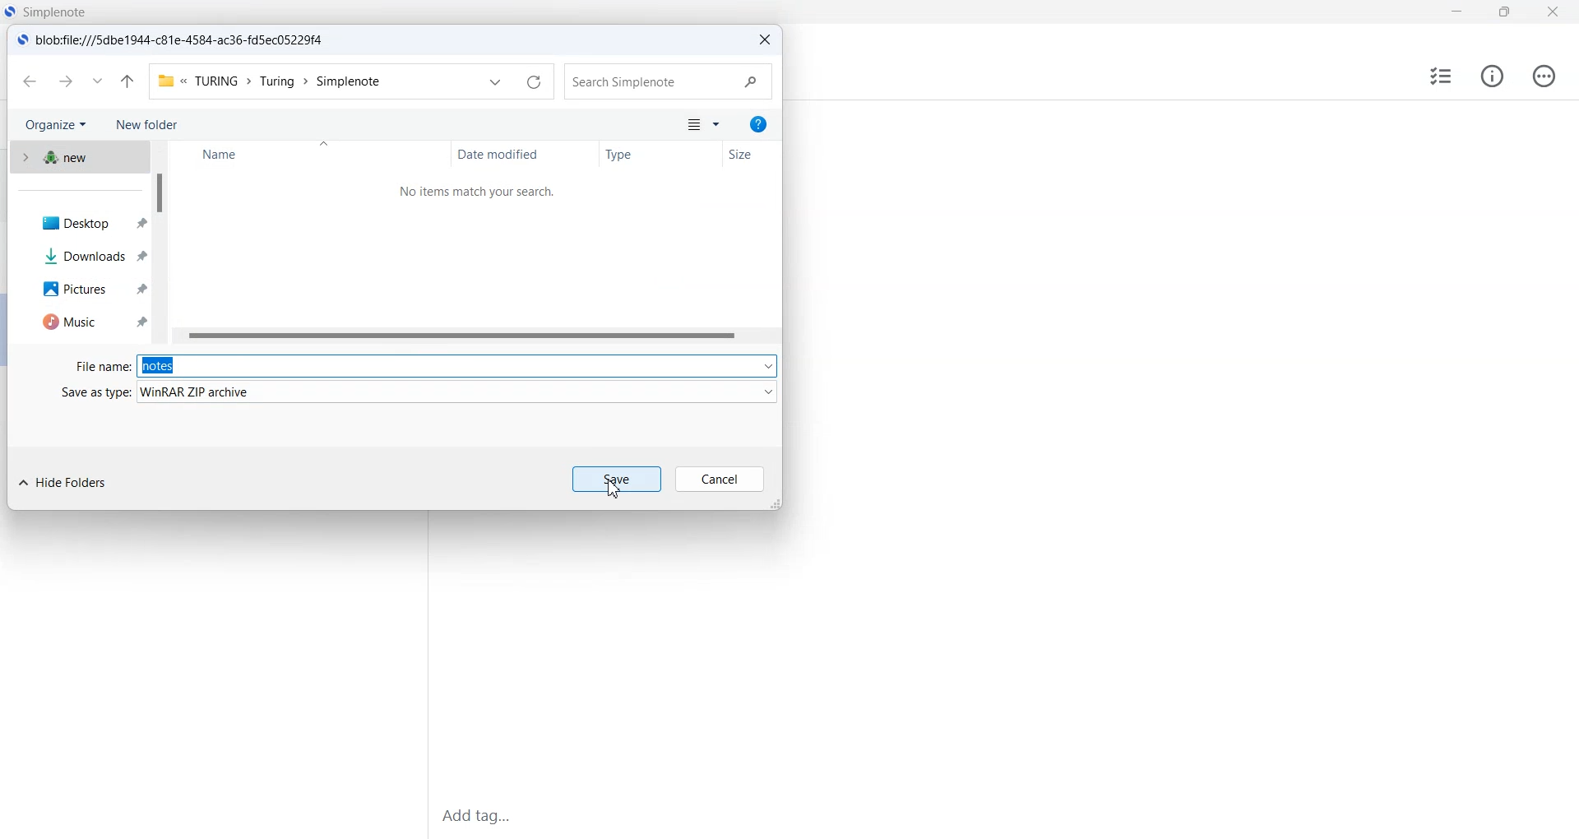 The image size is (1579, 839). Describe the element at coordinates (763, 40) in the screenshot. I see `Close` at that location.